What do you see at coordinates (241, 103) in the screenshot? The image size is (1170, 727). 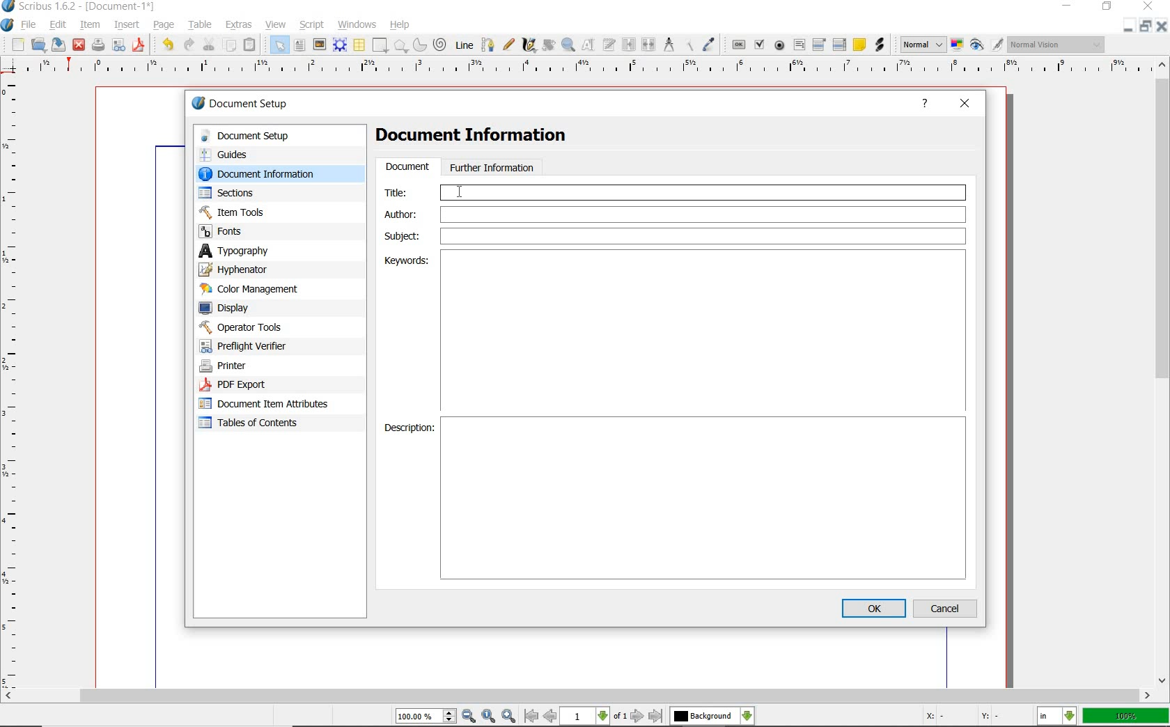 I see `document setup` at bounding box center [241, 103].